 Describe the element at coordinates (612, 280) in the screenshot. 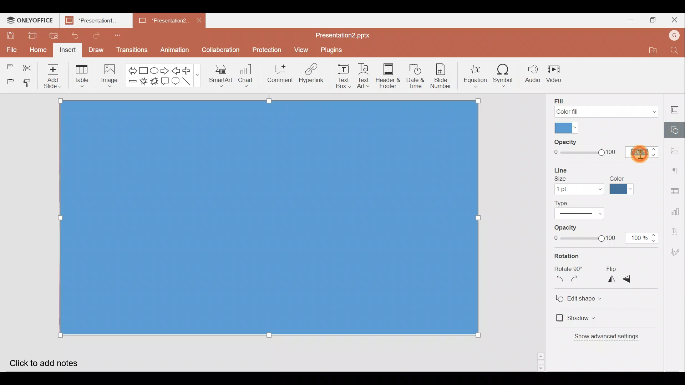

I see `Flip horizontally` at that location.